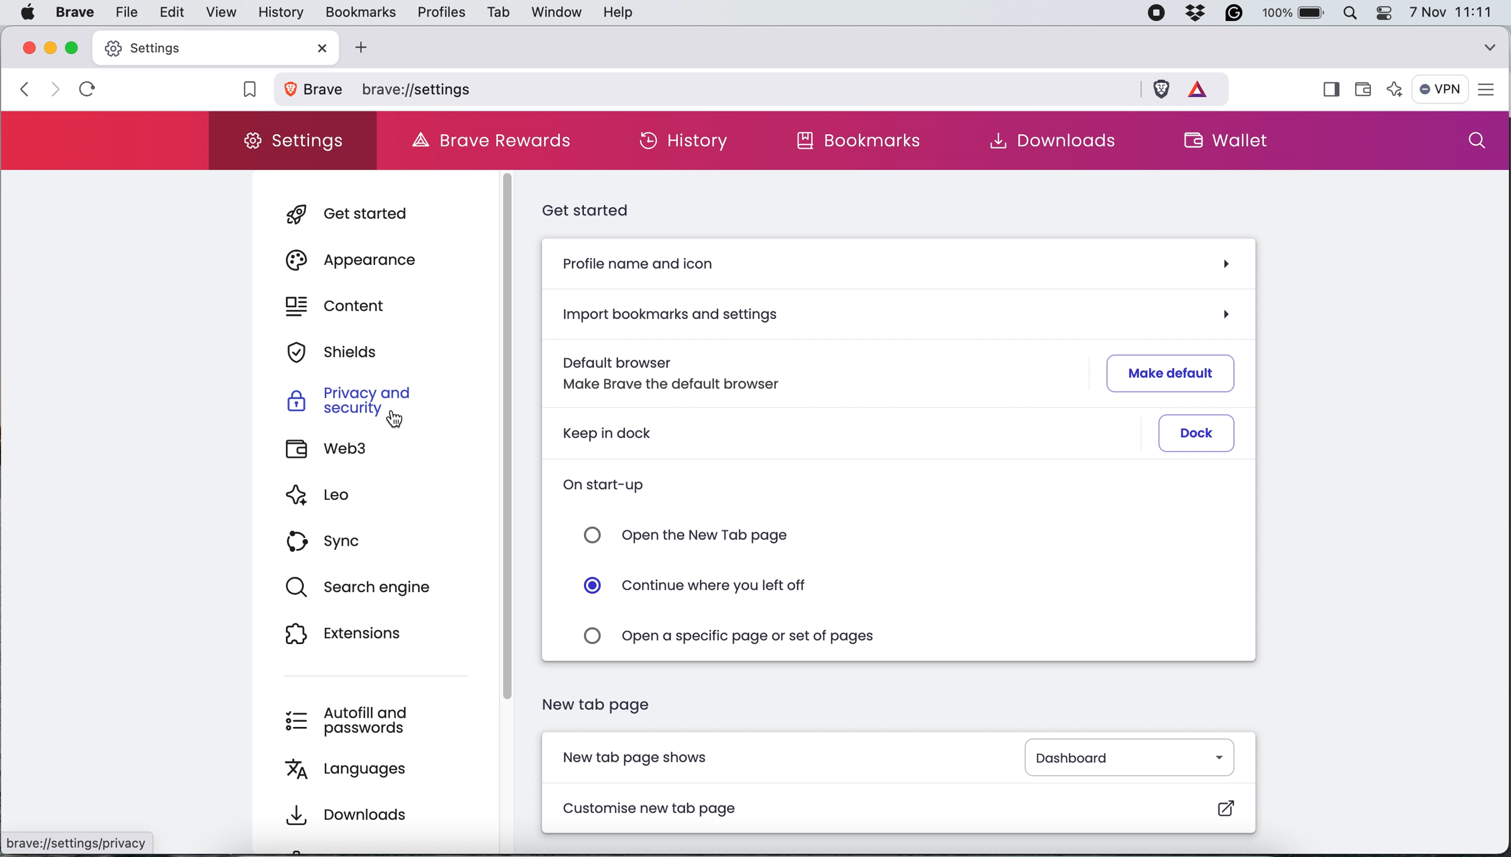  I want to click on default browser, so click(620, 364).